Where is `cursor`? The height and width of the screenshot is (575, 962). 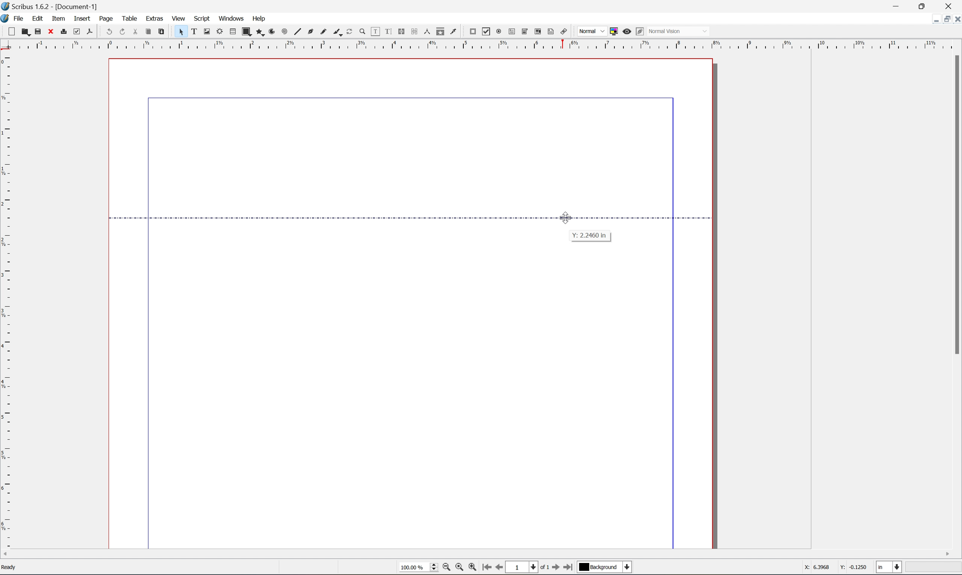
cursor is located at coordinates (566, 216).